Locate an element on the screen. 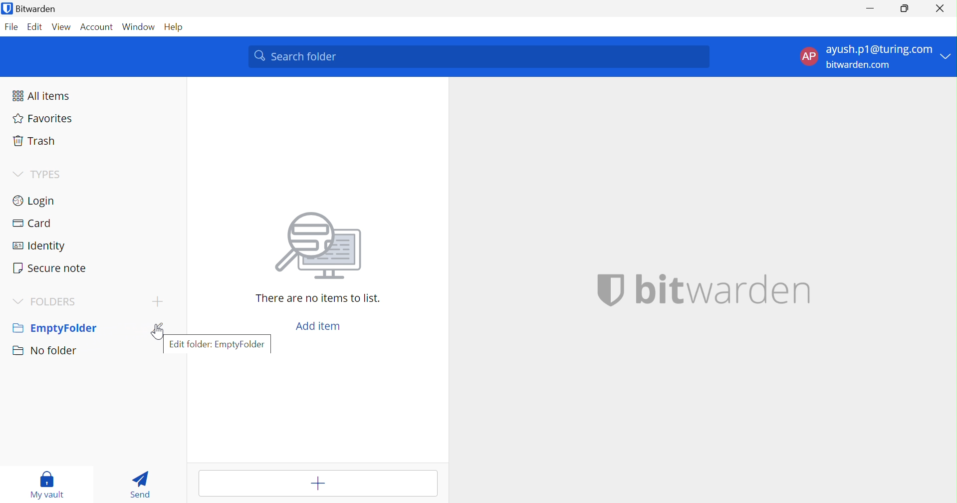  Minimize is located at coordinates (869, 8).